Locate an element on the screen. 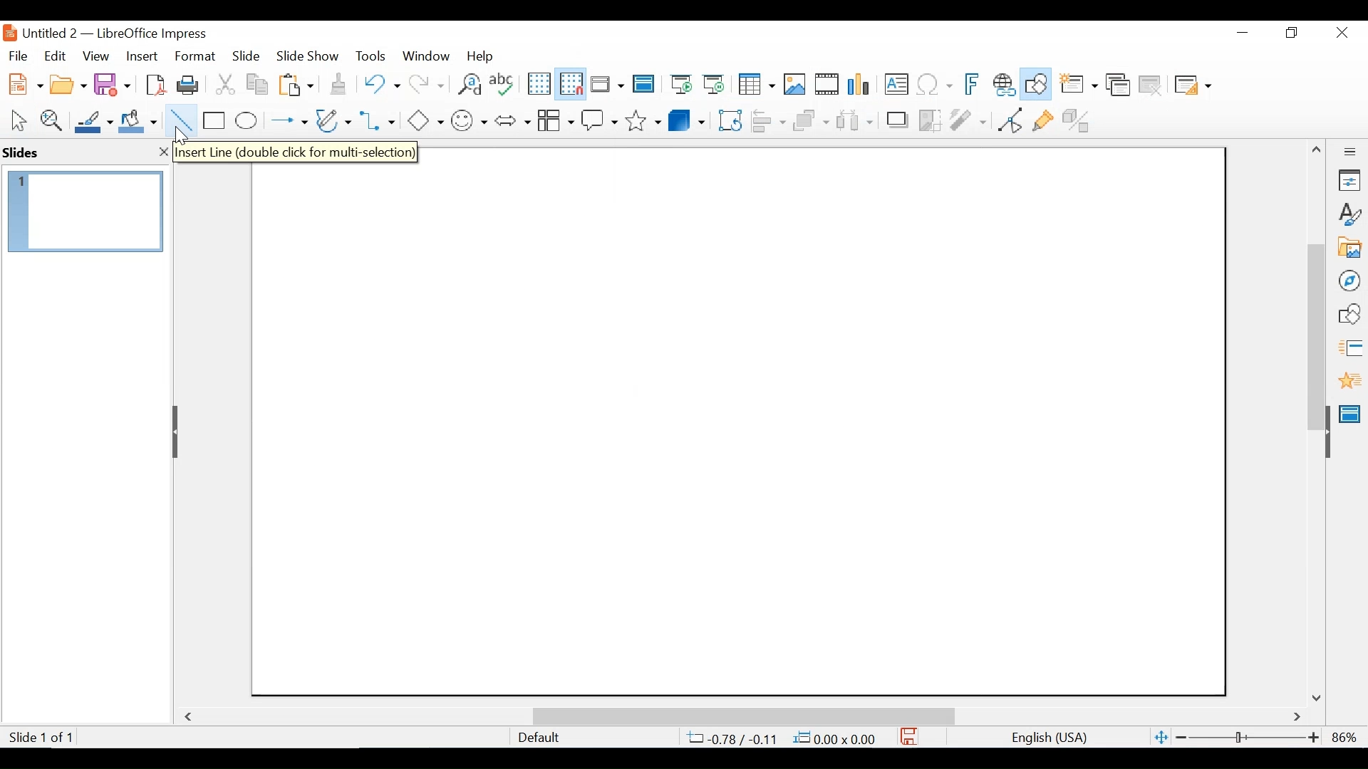  Navigator is located at coordinates (1349, 280).